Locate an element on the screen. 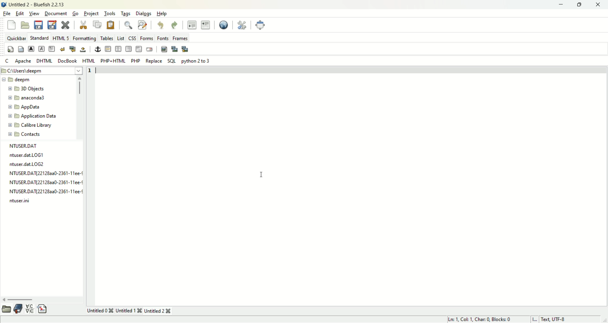  MULTI THUMBNAIL is located at coordinates (186, 49).